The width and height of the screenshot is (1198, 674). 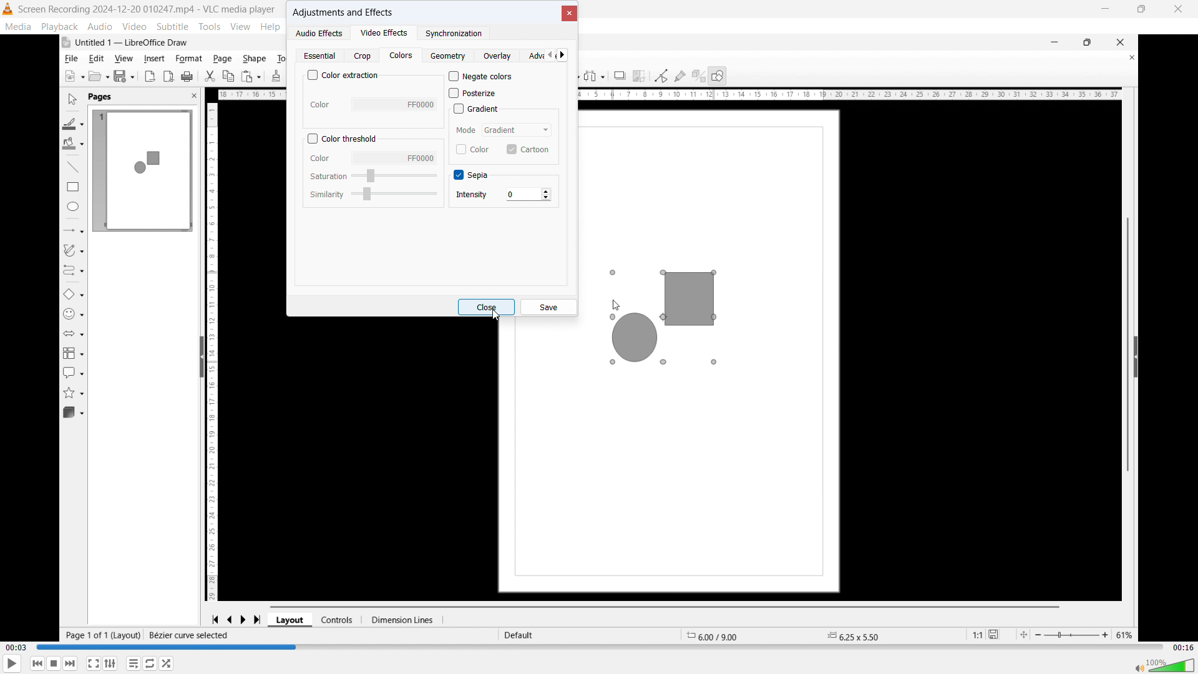 I want to click on Select mode , so click(x=518, y=130).